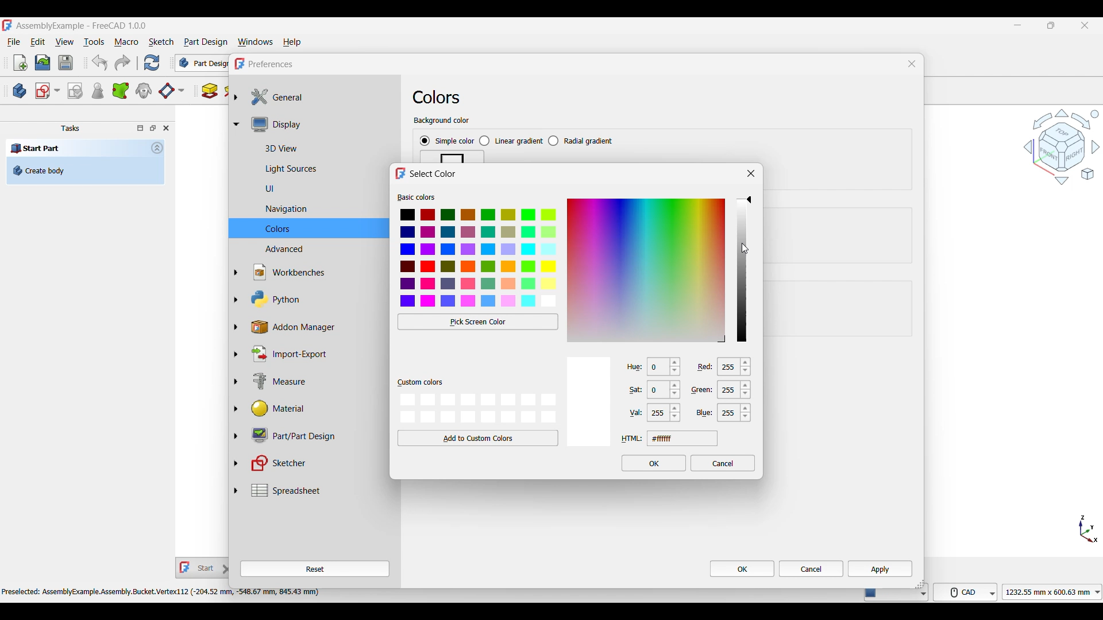  What do you see at coordinates (479, 258) in the screenshot?
I see `Basic color options` at bounding box center [479, 258].